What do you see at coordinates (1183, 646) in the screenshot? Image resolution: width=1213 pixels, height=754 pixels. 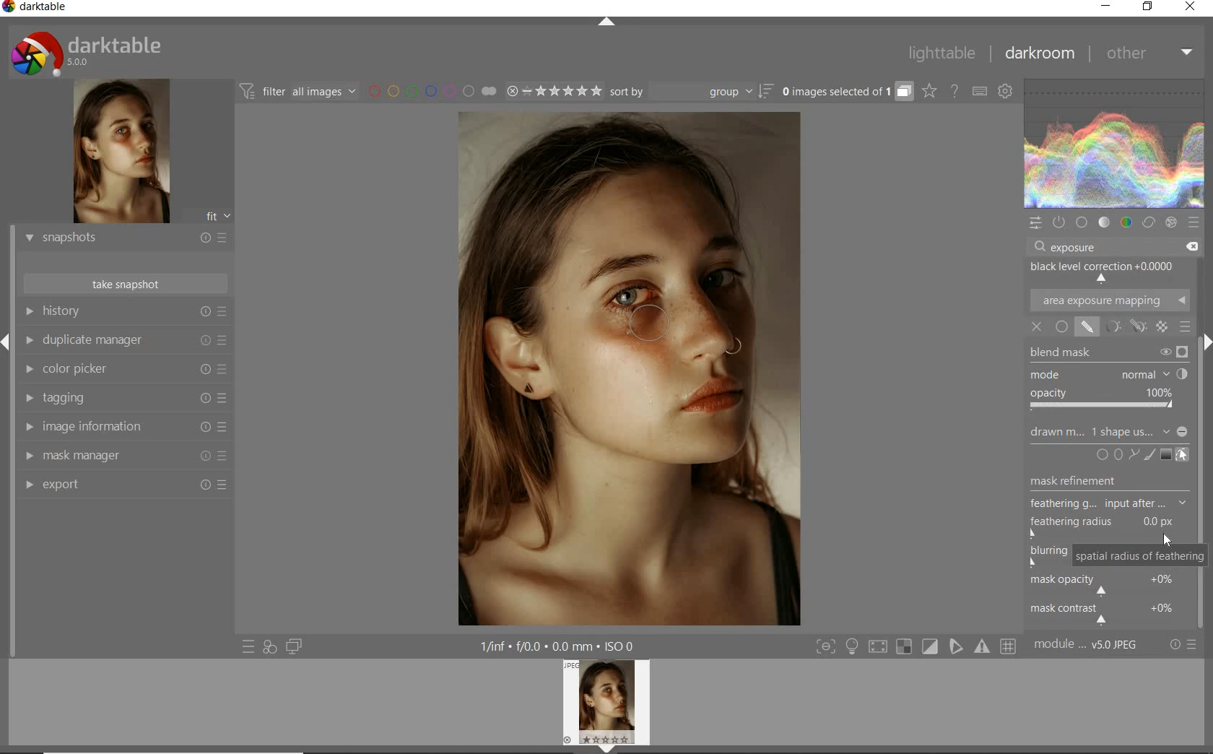 I see `reset or presets & preferences` at bounding box center [1183, 646].